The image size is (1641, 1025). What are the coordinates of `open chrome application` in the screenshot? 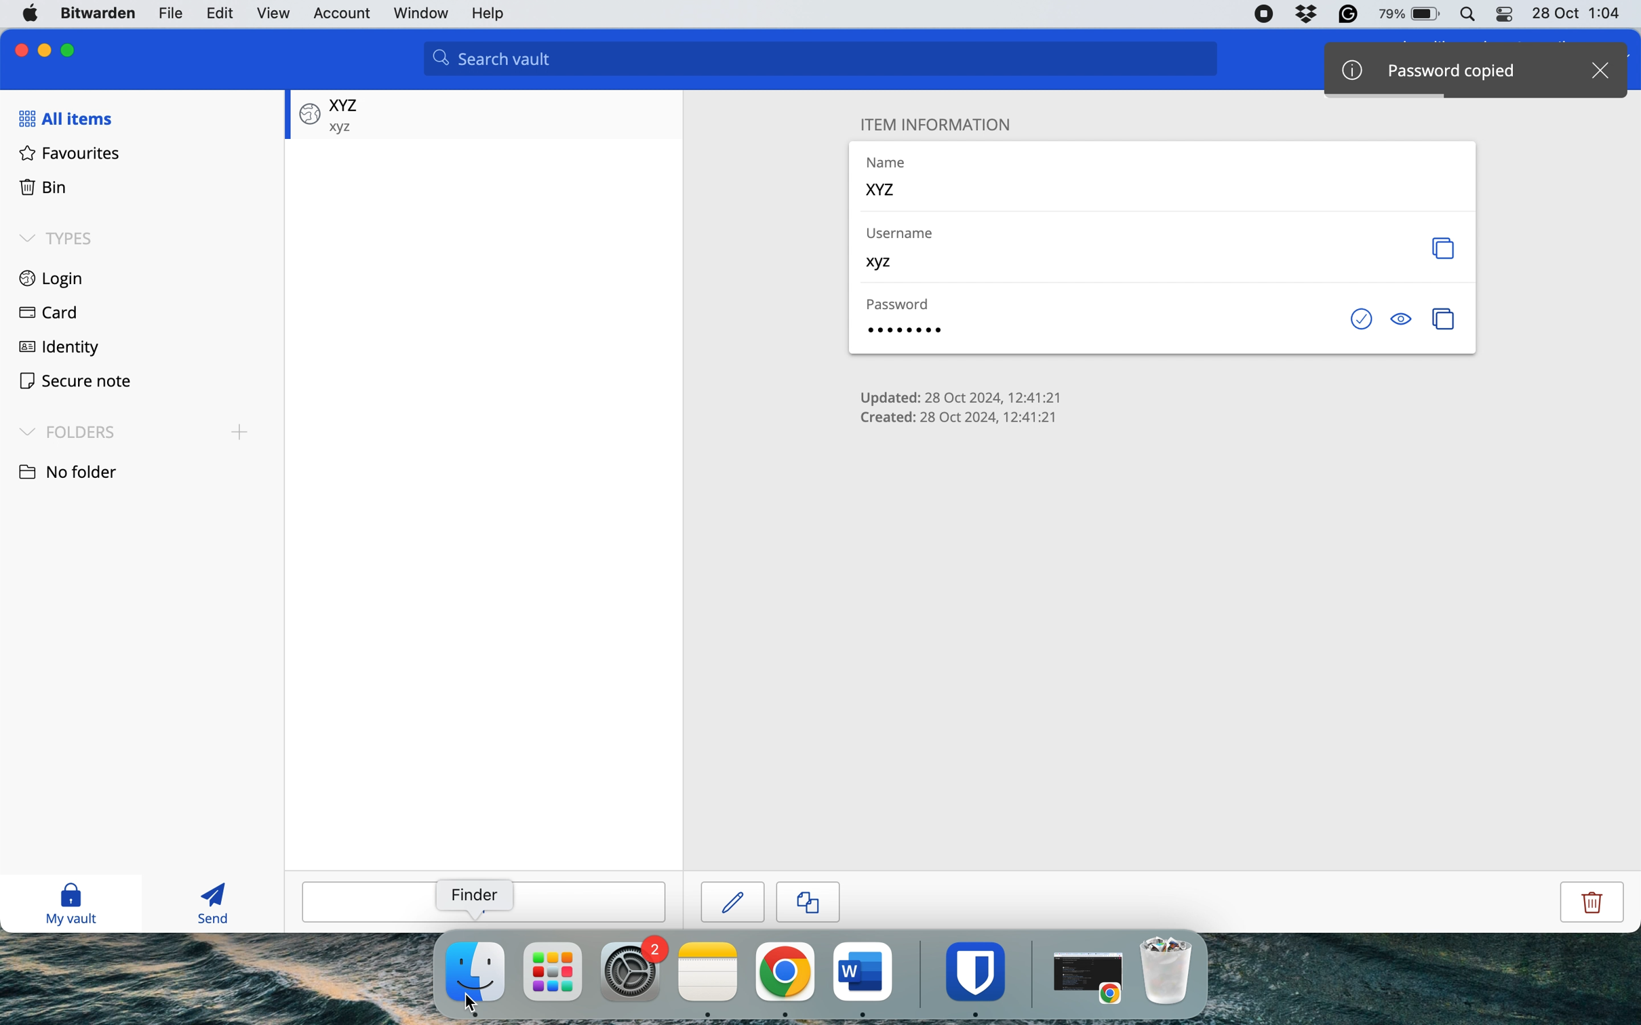 It's located at (1092, 978).